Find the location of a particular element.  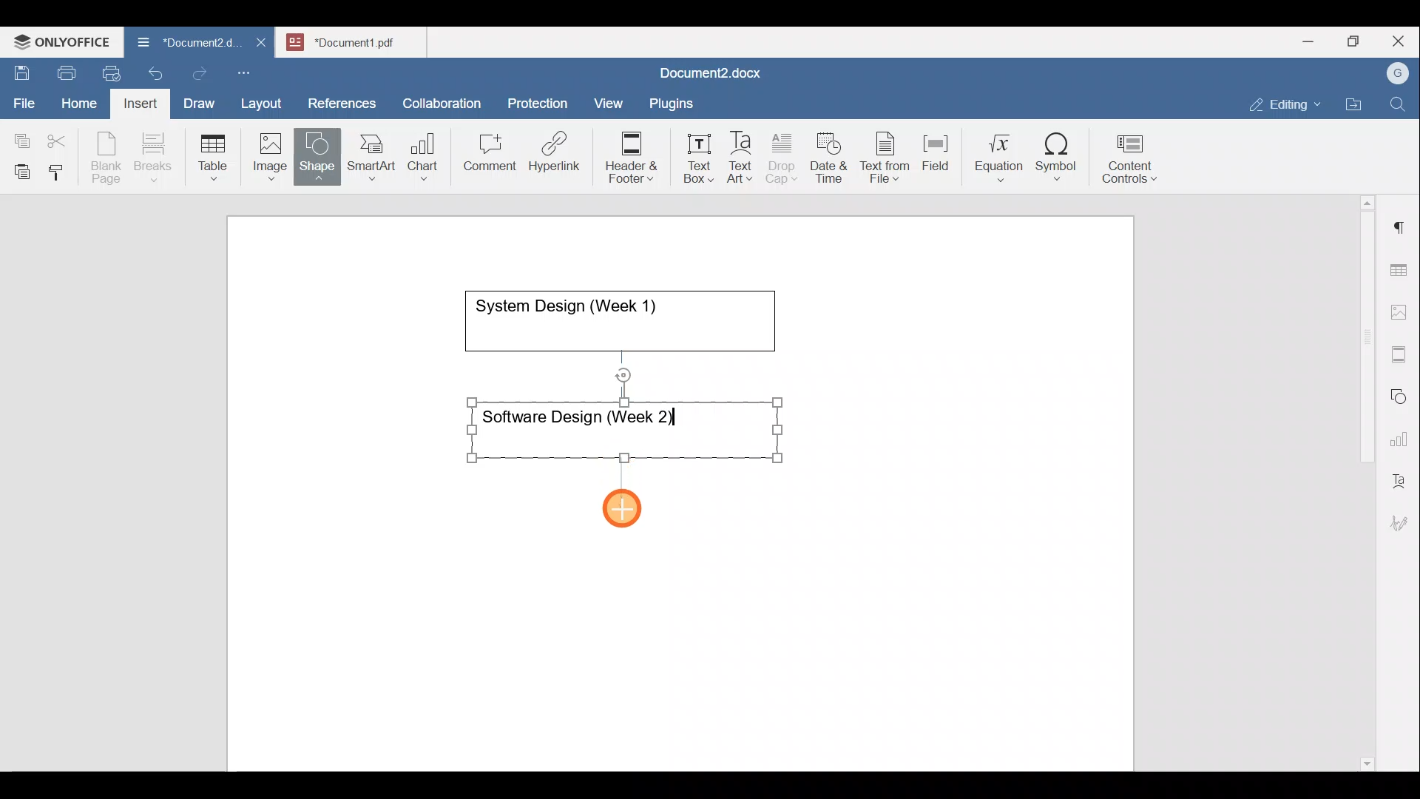

Document name is located at coordinates (180, 44).